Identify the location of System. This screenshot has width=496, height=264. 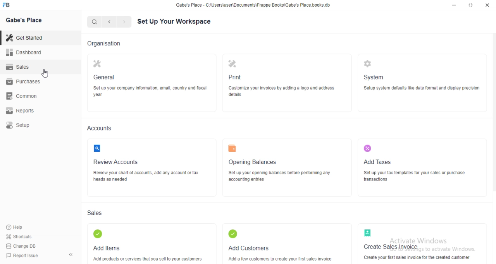
(375, 68).